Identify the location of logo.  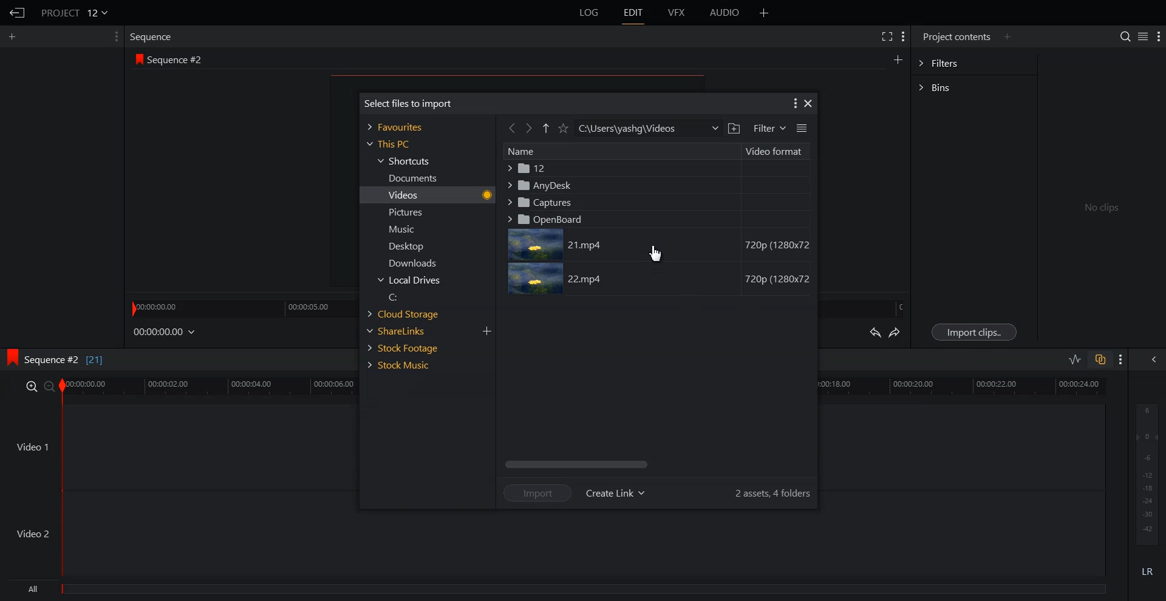
(11, 358).